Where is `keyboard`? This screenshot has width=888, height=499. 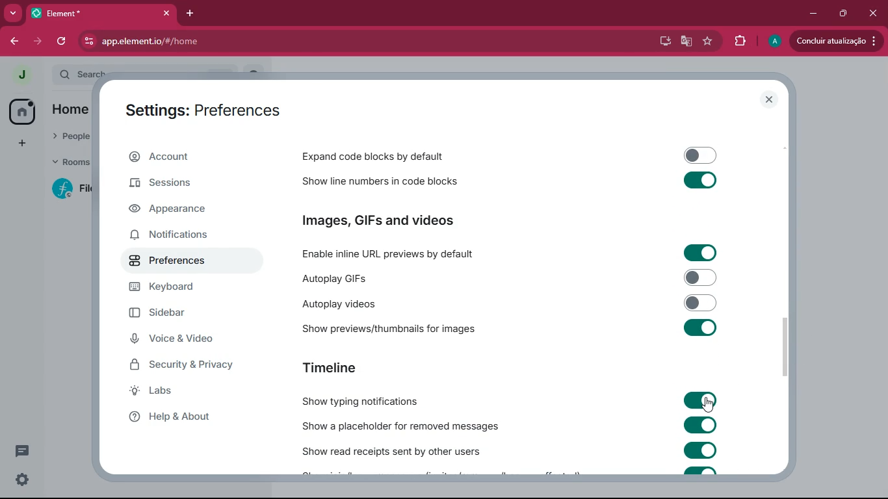
keyboard is located at coordinates (180, 288).